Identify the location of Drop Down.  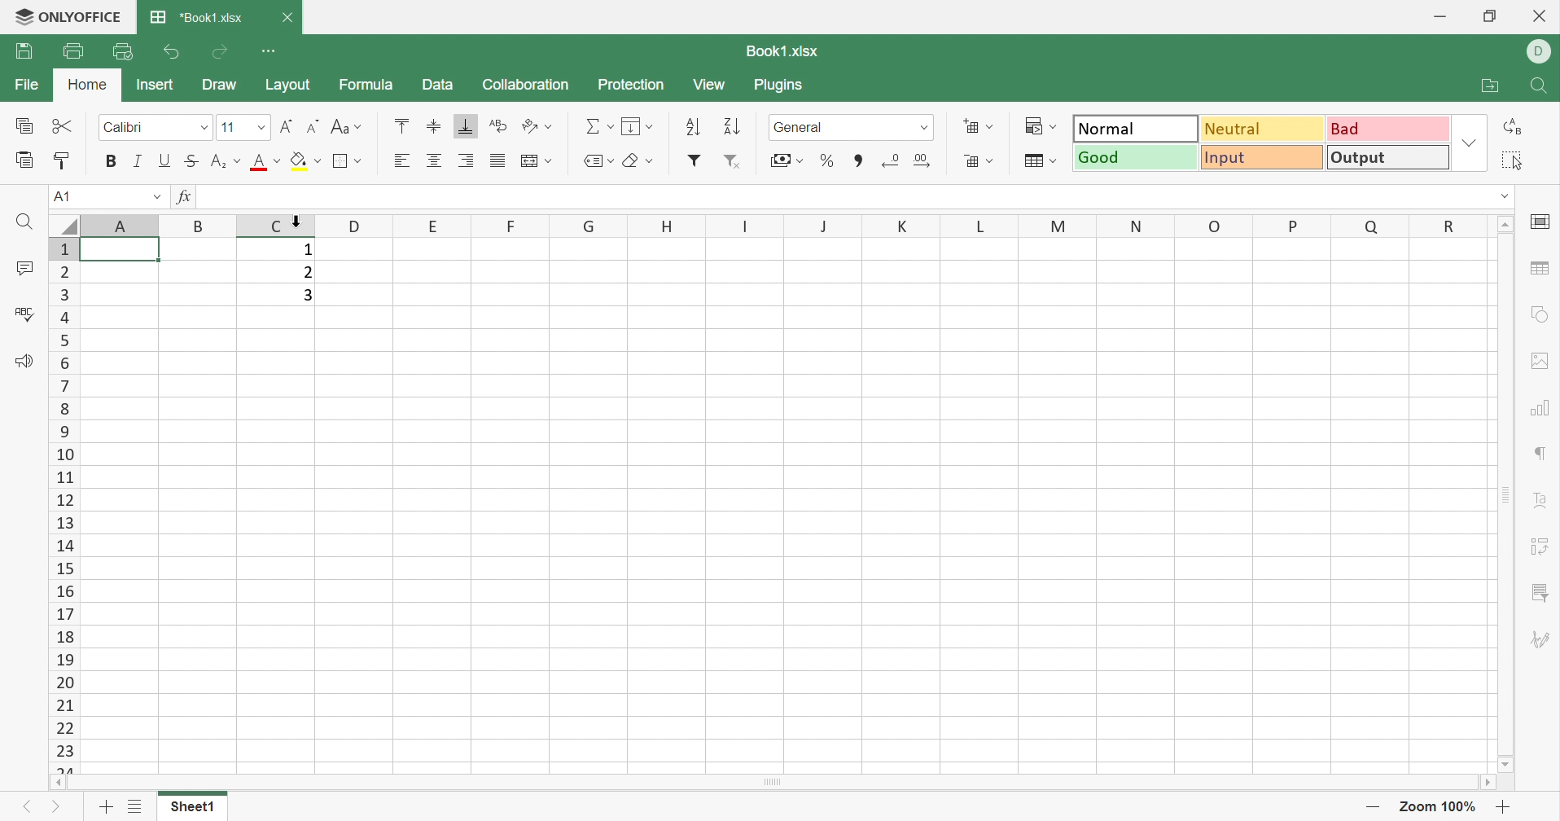
(1472, 142).